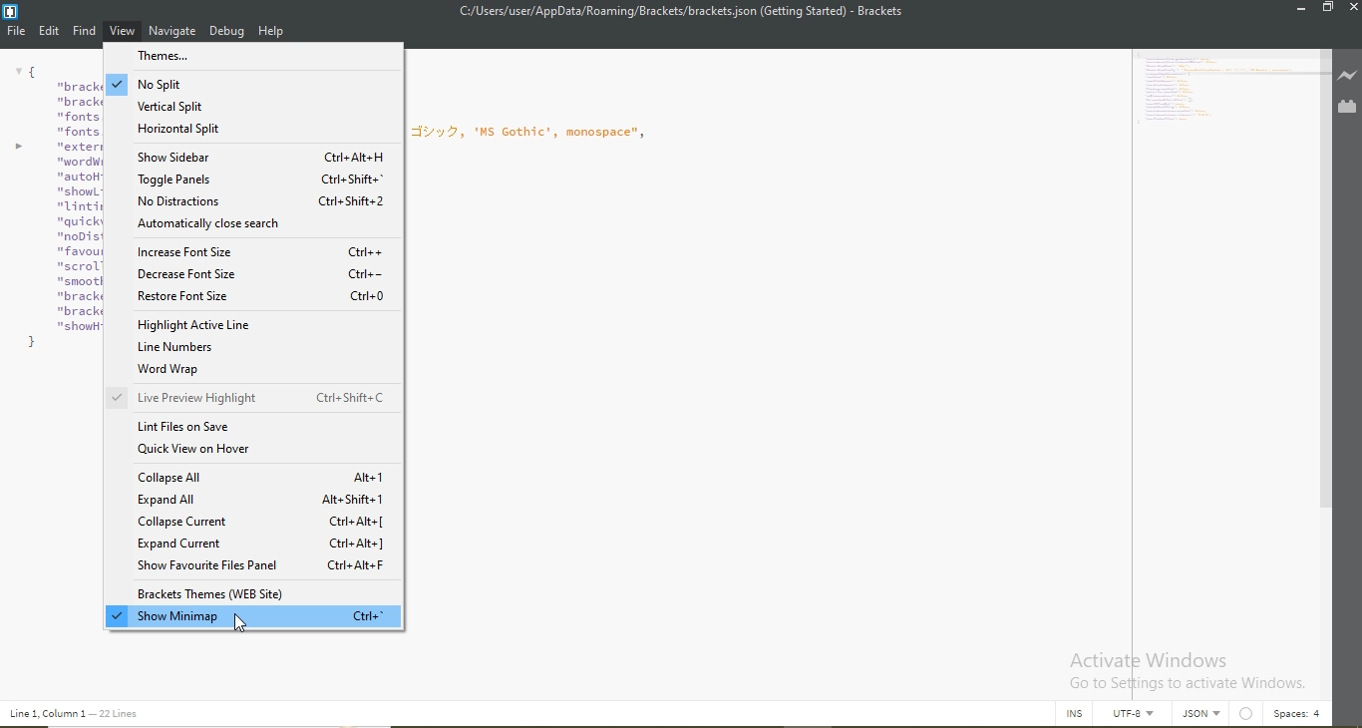 The image size is (1362, 728). I want to click on Navigate, so click(173, 31).